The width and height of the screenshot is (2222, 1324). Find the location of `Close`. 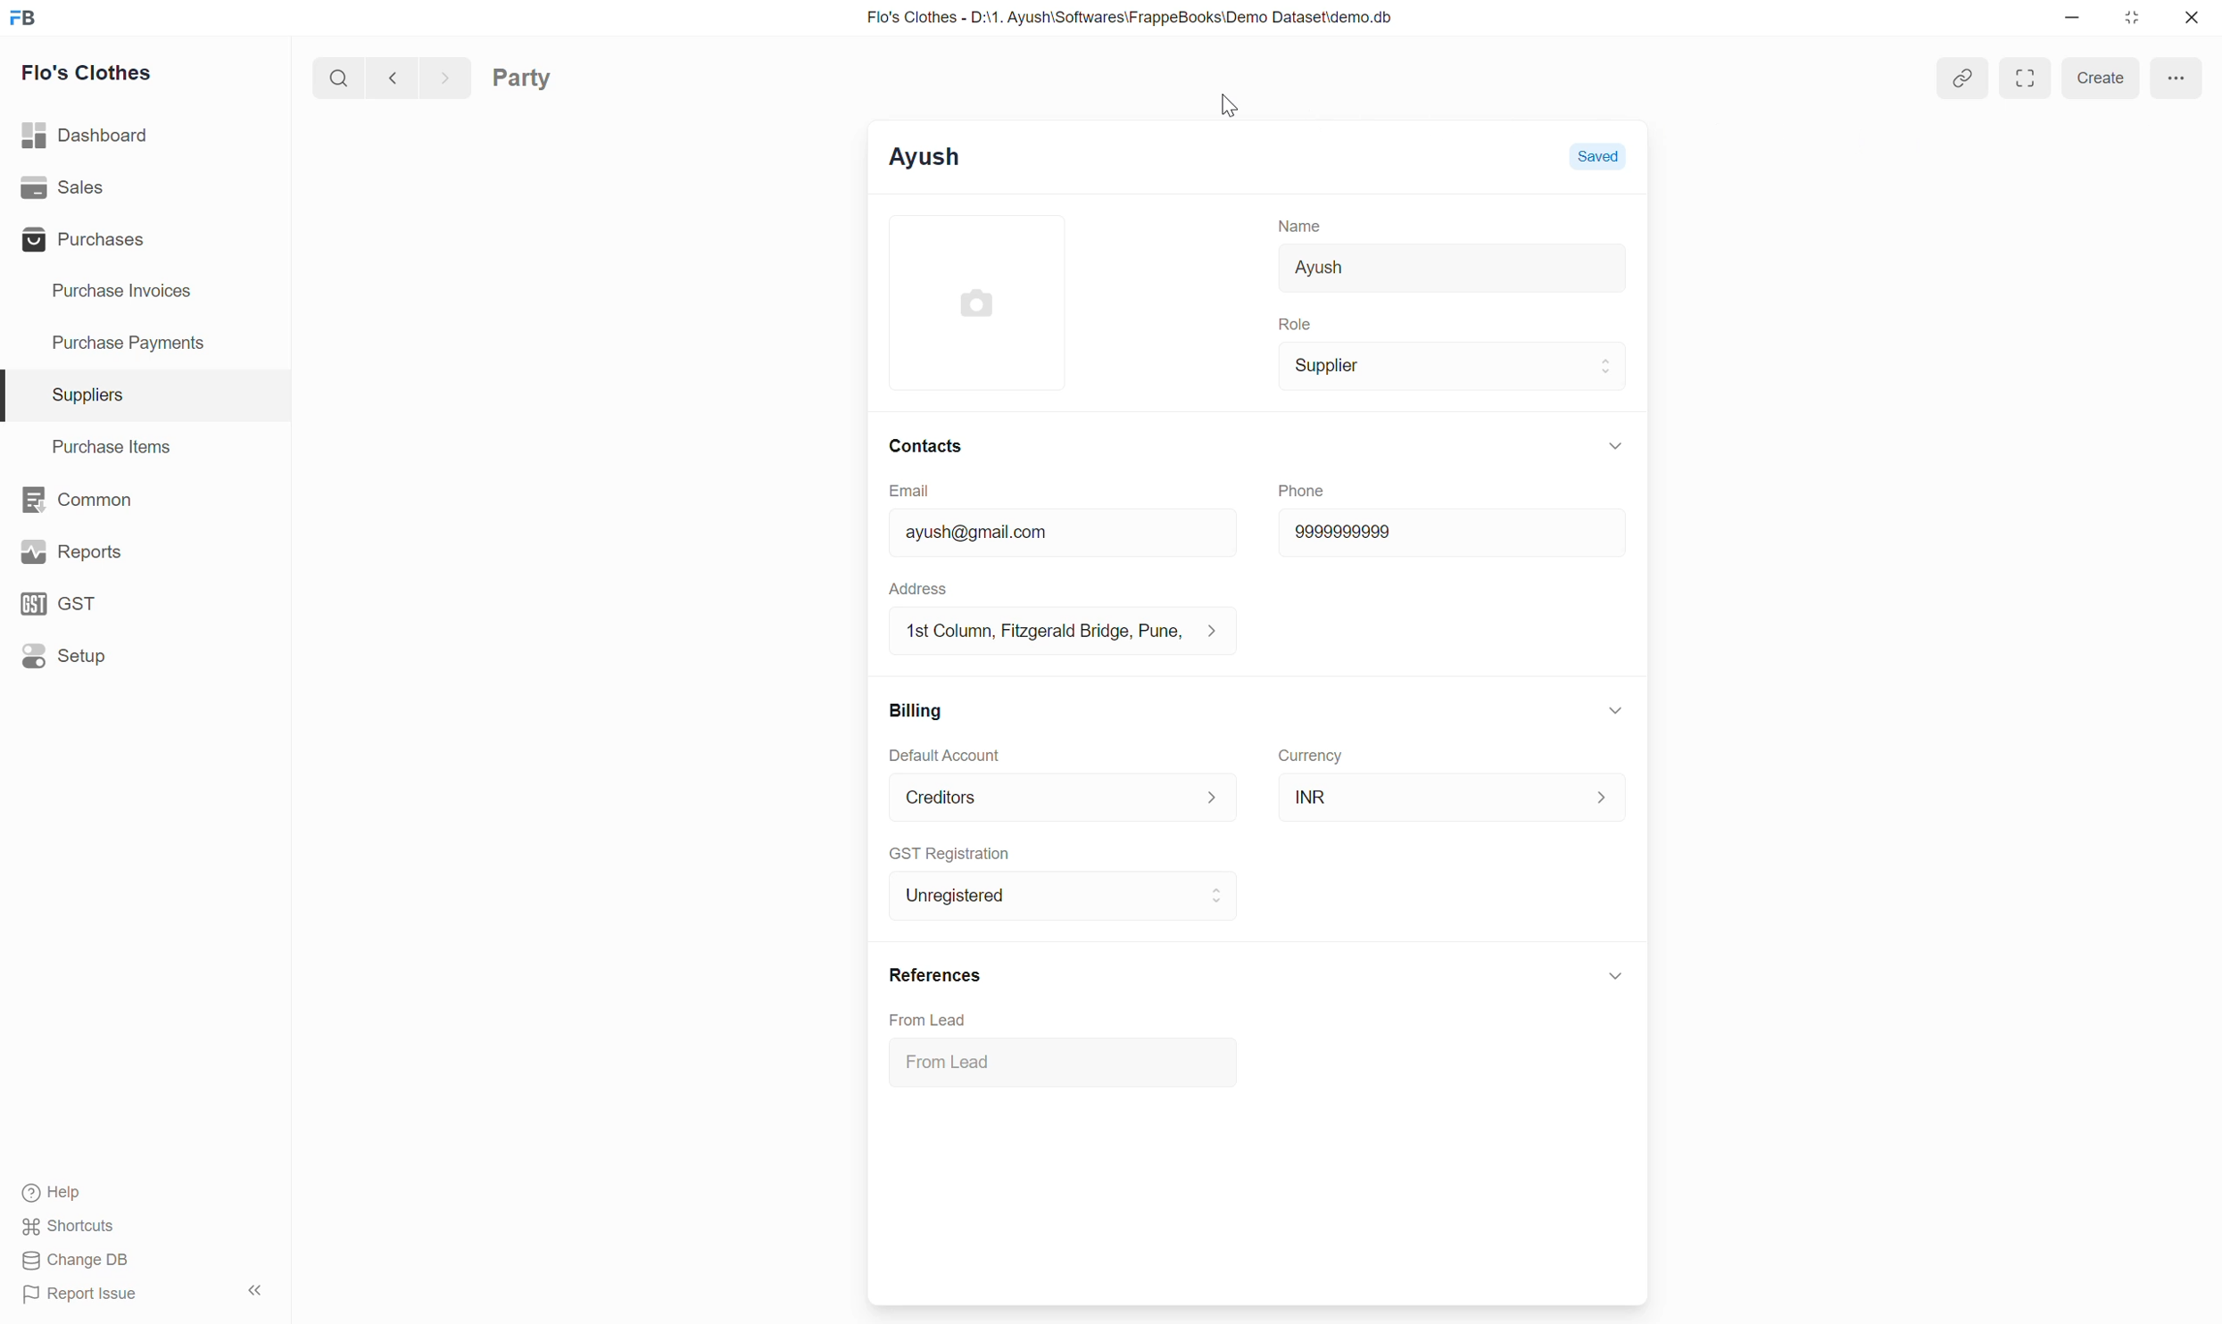

Close is located at coordinates (2193, 17).